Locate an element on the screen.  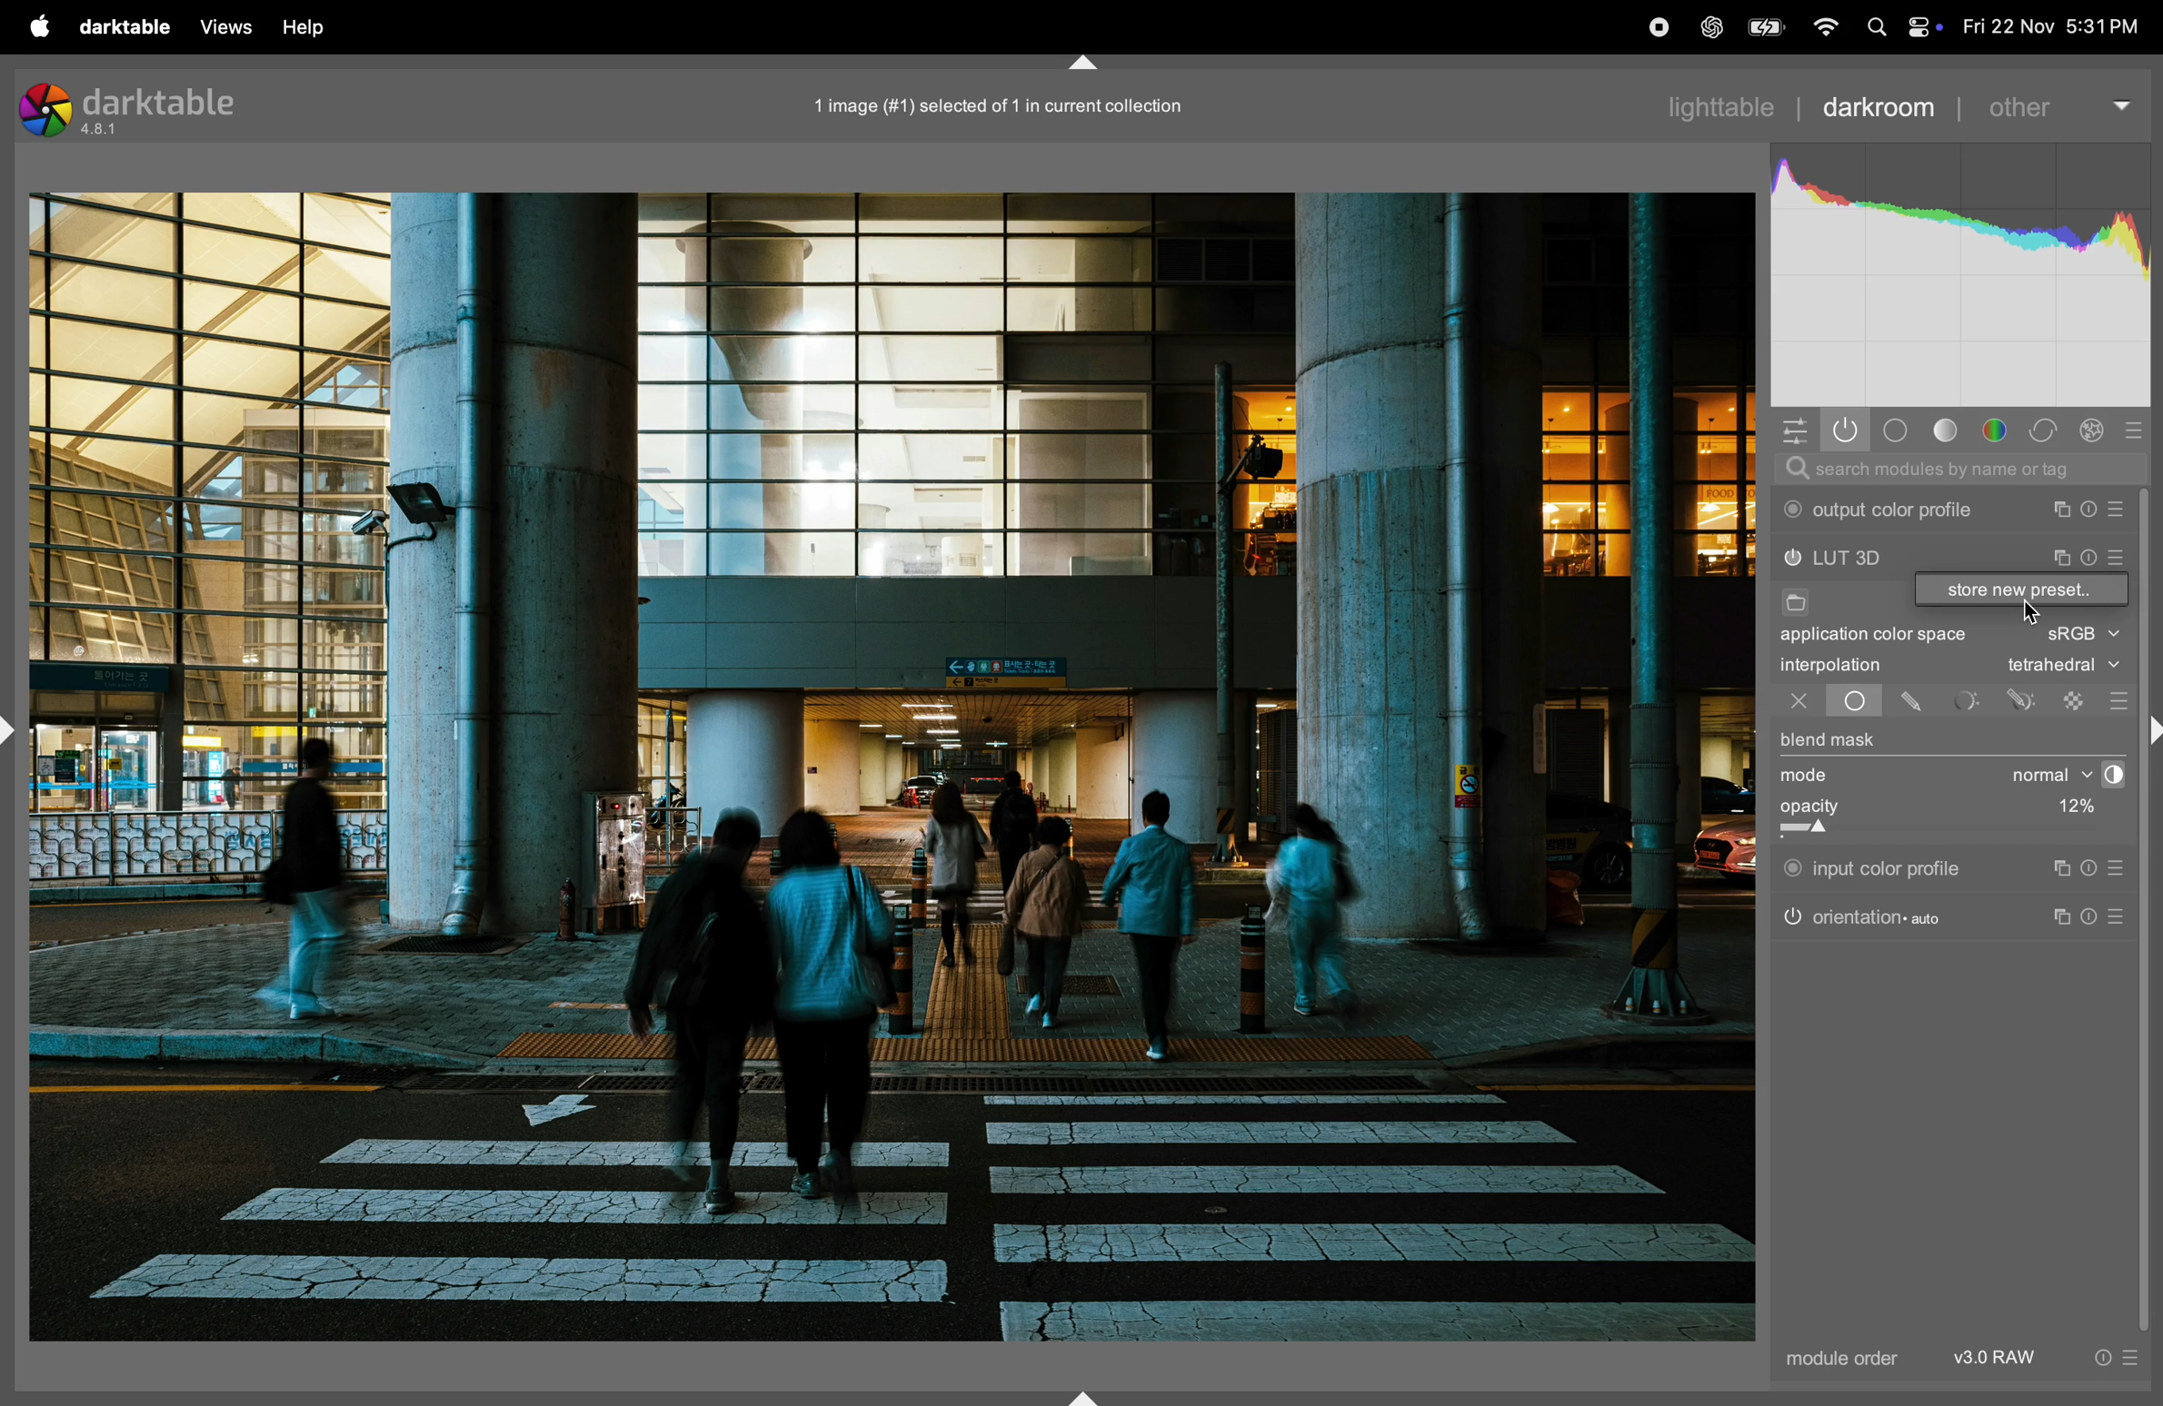
uniformly is located at coordinates (1838, 701).